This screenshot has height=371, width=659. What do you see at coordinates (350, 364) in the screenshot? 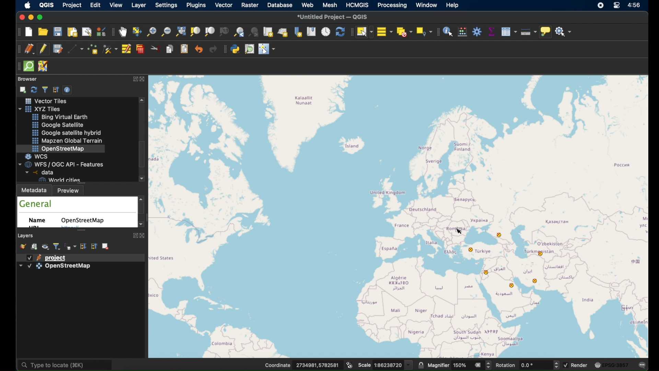
I see `toggle extents and mouse display position` at bounding box center [350, 364].